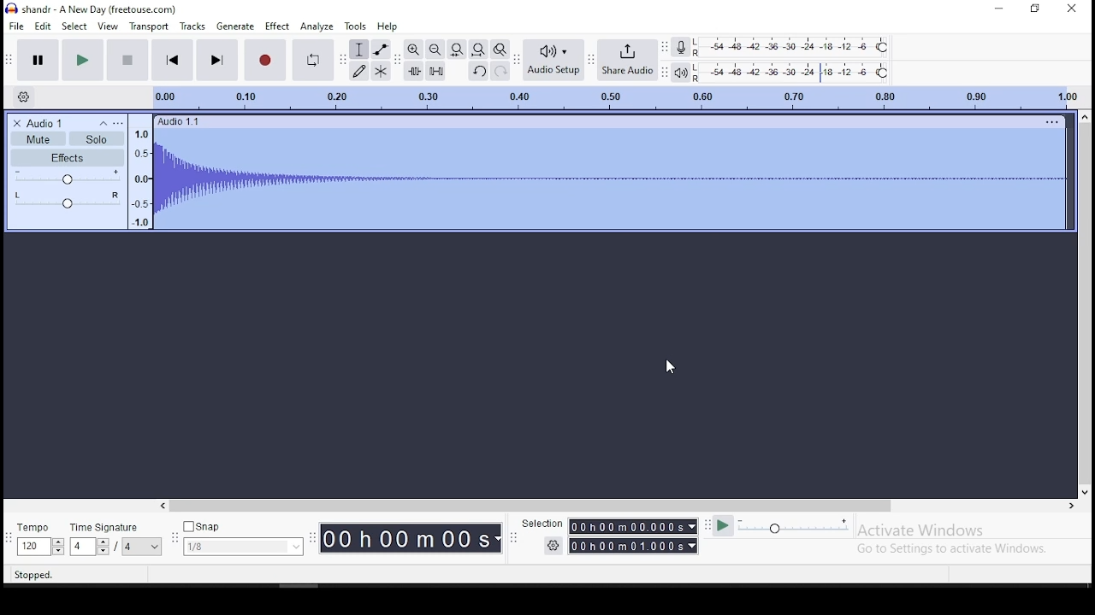 The image size is (1095, 615). Describe the element at coordinates (794, 71) in the screenshot. I see `playback level` at that location.